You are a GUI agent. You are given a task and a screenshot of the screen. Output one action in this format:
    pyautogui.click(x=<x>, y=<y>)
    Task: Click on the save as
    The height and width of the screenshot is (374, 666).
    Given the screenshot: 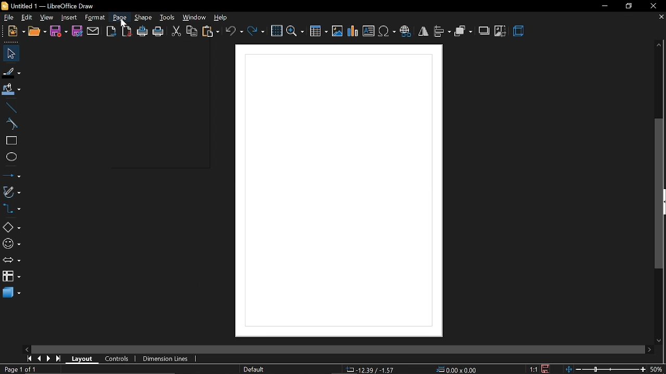 What is the action you would take?
    pyautogui.click(x=78, y=31)
    